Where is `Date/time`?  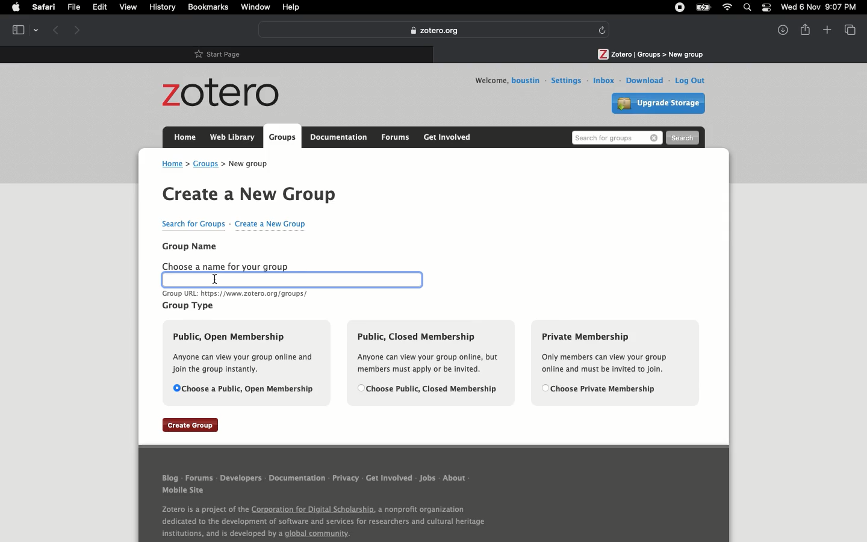 Date/time is located at coordinates (821, 7).